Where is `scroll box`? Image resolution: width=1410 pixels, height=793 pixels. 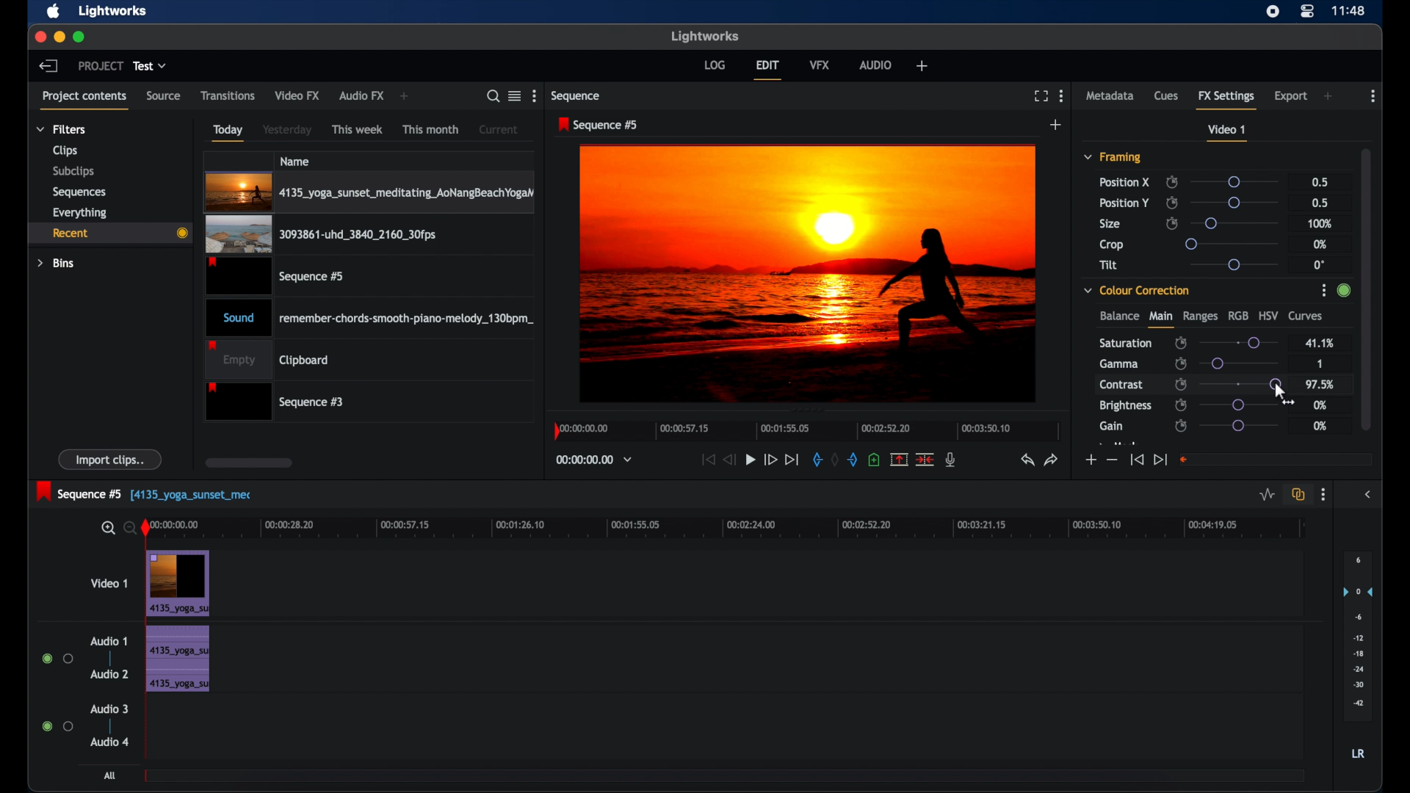
scroll box is located at coordinates (1367, 287).